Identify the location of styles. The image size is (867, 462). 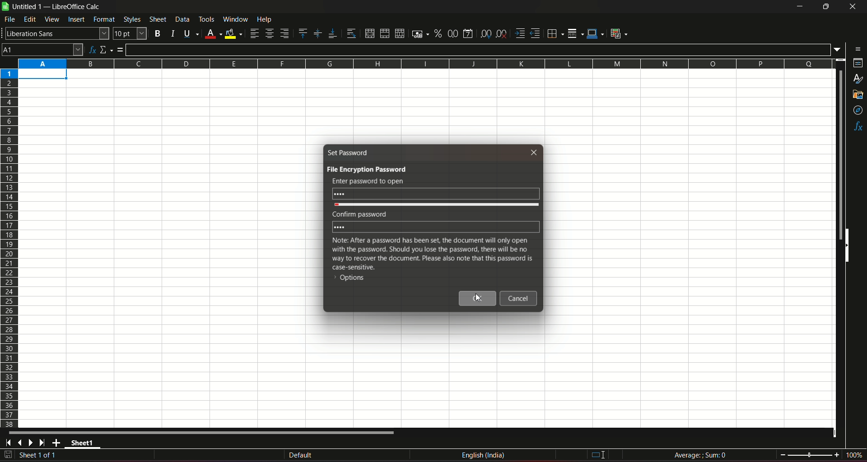
(858, 79).